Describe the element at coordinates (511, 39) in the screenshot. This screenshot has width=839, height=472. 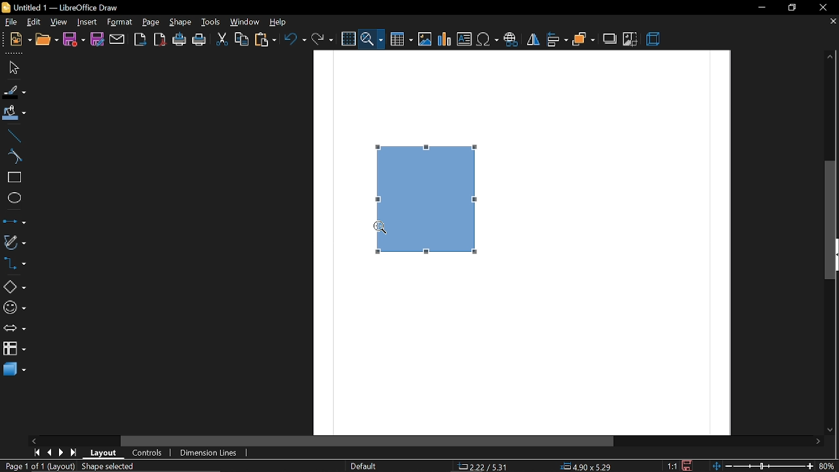
I see `Insert hyperlink` at that location.